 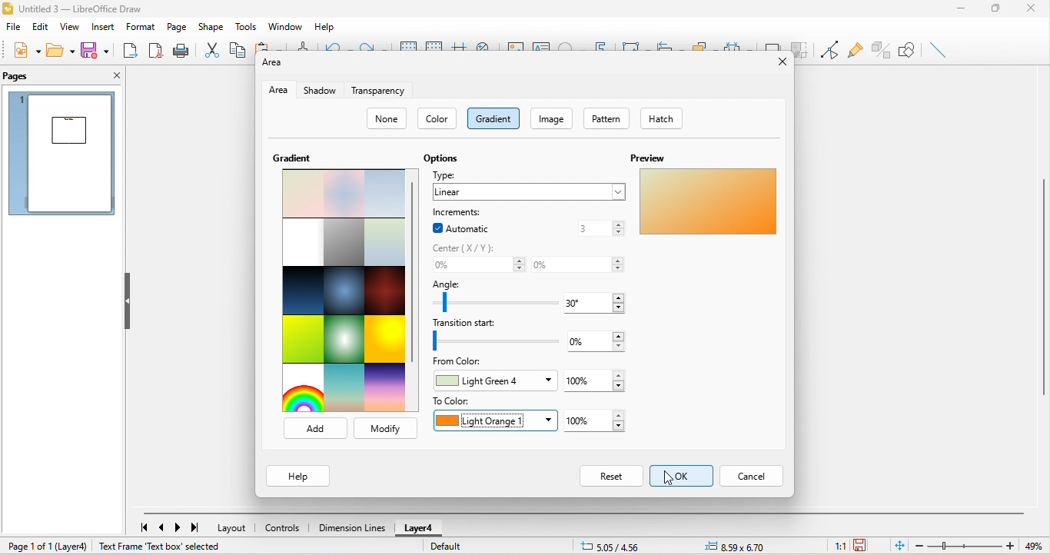 What do you see at coordinates (855, 48) in the screenshot?
I see `glue point function` at bounding box center [855, 48].